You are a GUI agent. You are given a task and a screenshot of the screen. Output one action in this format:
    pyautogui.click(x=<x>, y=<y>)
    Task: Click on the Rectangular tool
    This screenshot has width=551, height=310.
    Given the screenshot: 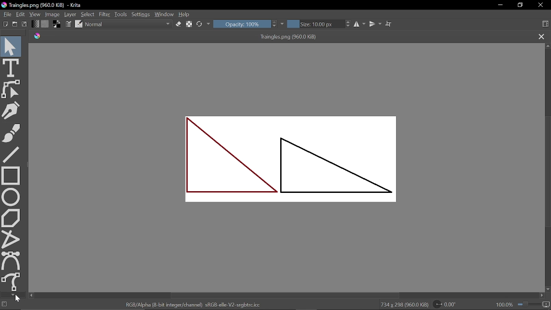 What is the action you would take?
    pyautogui.click(x=11, y=175)
    